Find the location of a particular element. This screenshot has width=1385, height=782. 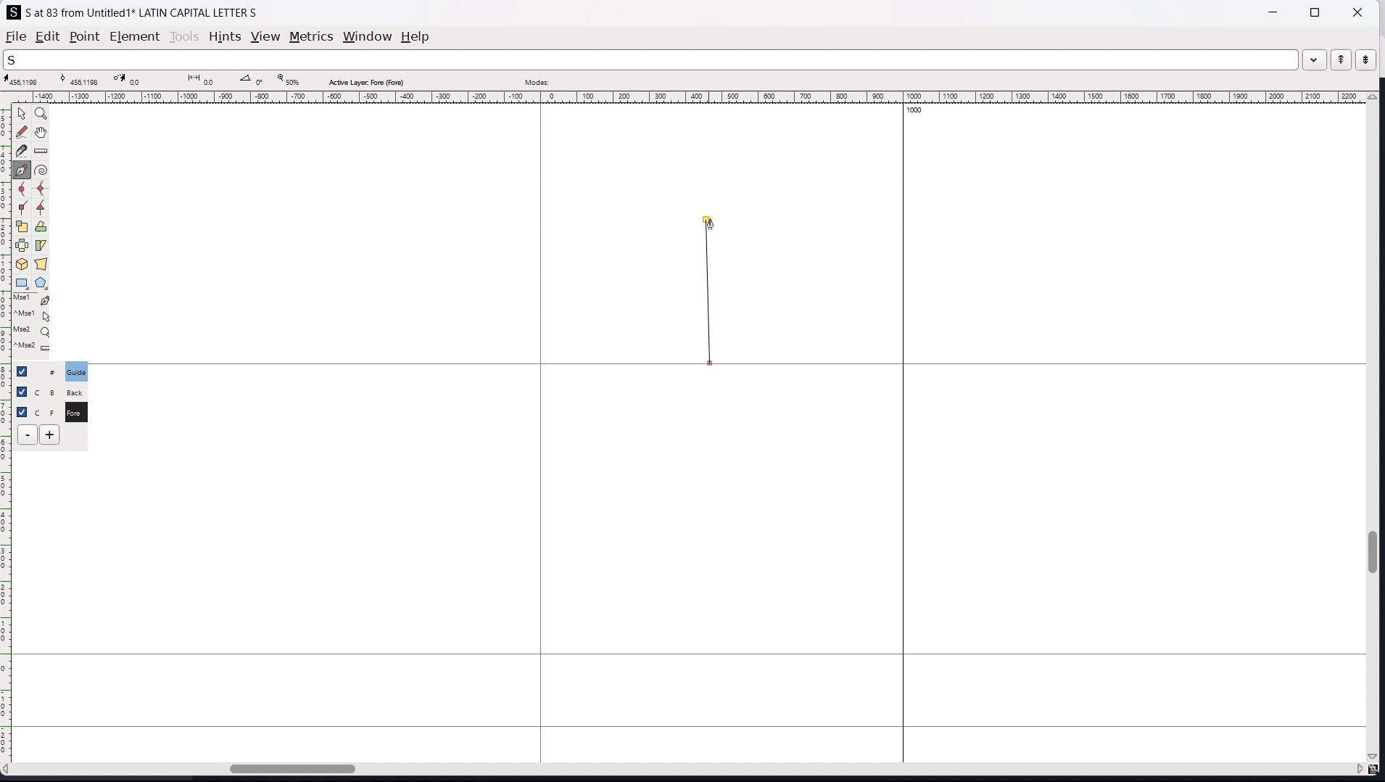

draw a freehand curve is located at coordinates (22, 132).